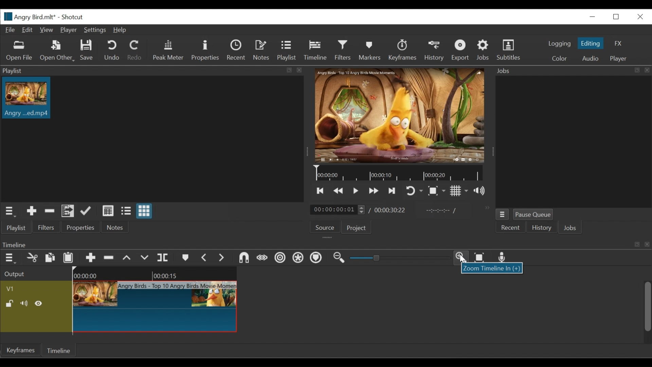 The width and height of the screenshot is (652, 367). What do you see at coordinates (318, 258) in the screenshot?
I see `Ripple markers` at bounding box center [318, 258].